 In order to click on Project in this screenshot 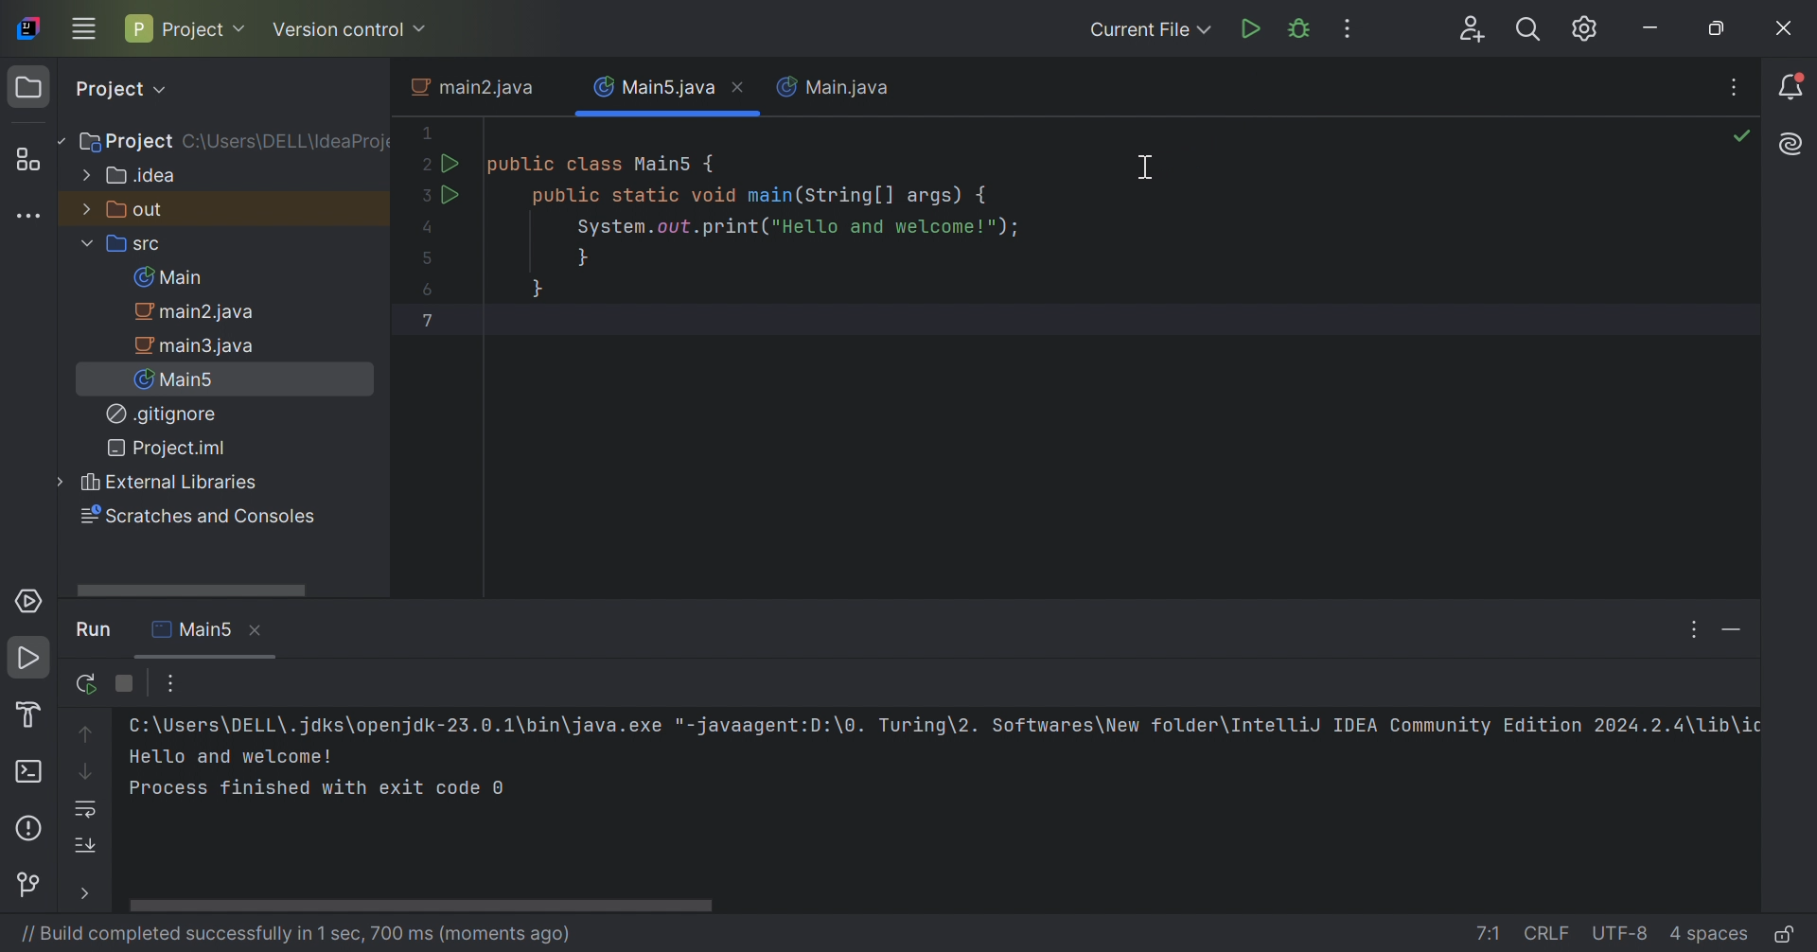, I will do `click(124, 141)`.